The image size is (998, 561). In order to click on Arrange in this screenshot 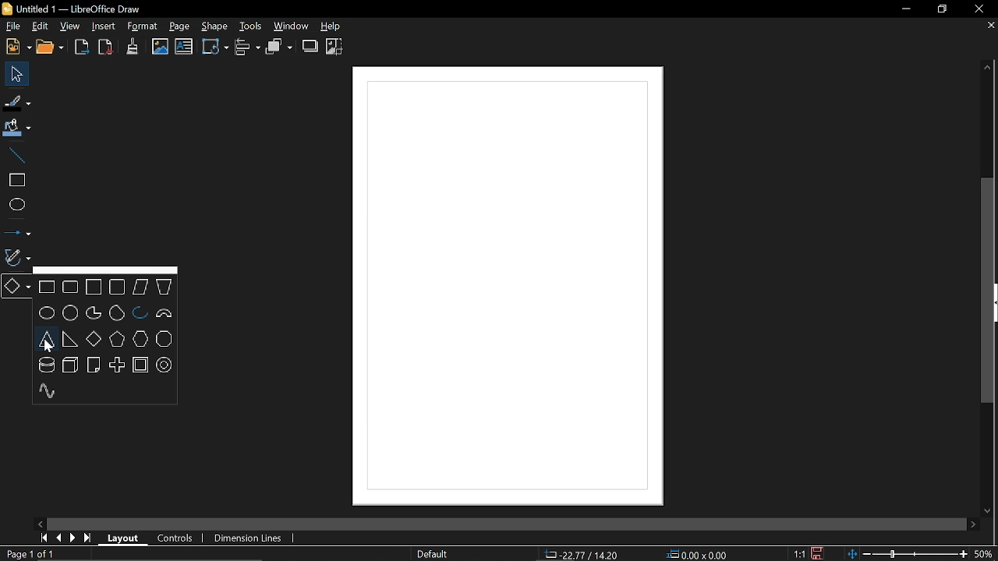, I will do `click(279, 47)`.